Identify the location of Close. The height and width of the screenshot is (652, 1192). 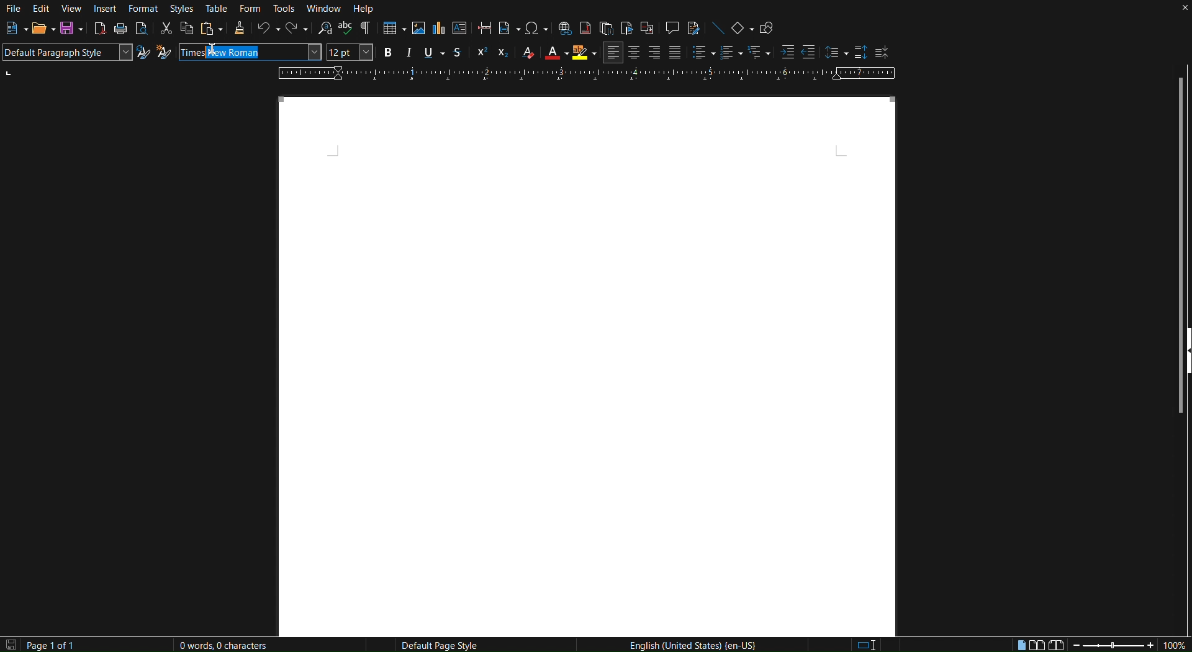
(1178, 10).